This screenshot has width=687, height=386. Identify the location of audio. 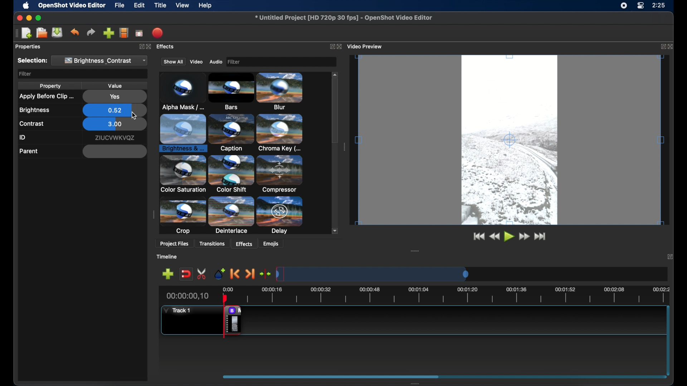
(216, 61).